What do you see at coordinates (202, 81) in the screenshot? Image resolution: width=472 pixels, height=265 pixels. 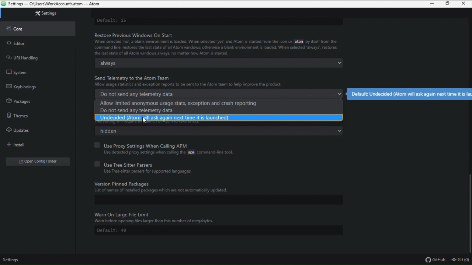 I see `Send Telemetry to the Atom Team Allow usage statistics and exception reports to be sent to the Atom to help improve the product` at bounding box center [202, 81].